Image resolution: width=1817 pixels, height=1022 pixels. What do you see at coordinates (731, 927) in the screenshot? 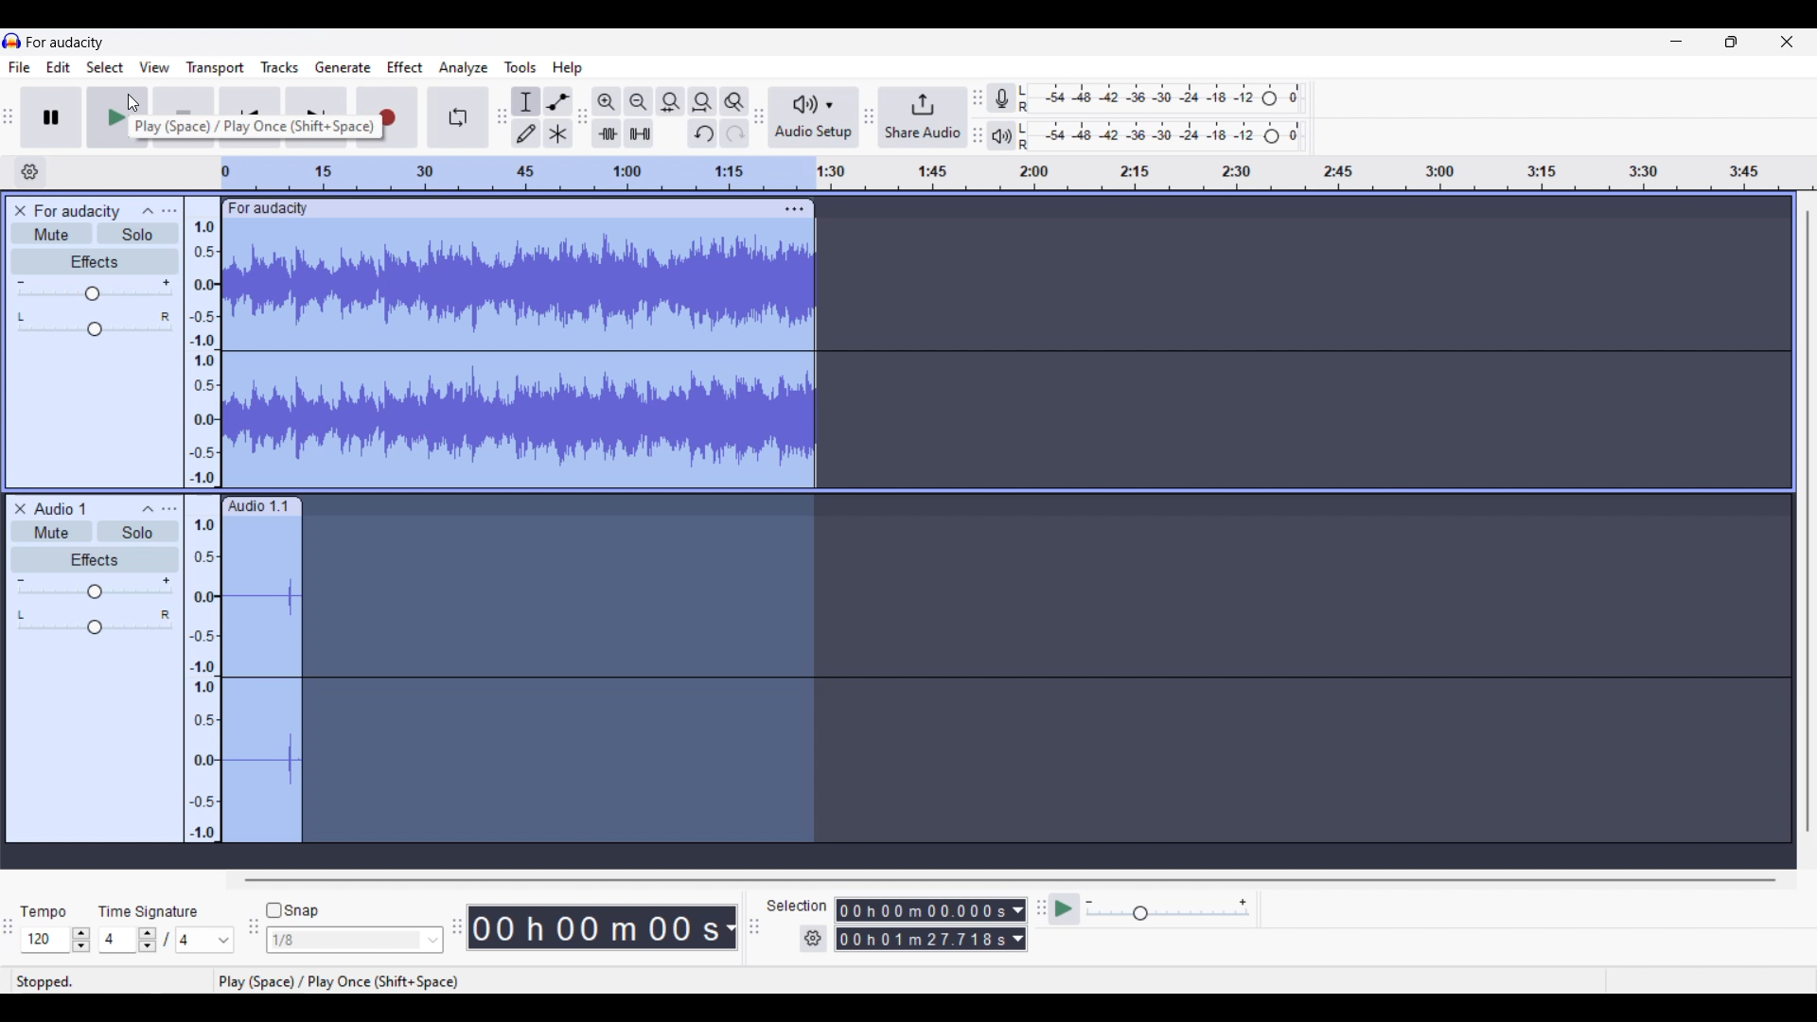
I see `Duration measurement` at bounding box center [731, 927].